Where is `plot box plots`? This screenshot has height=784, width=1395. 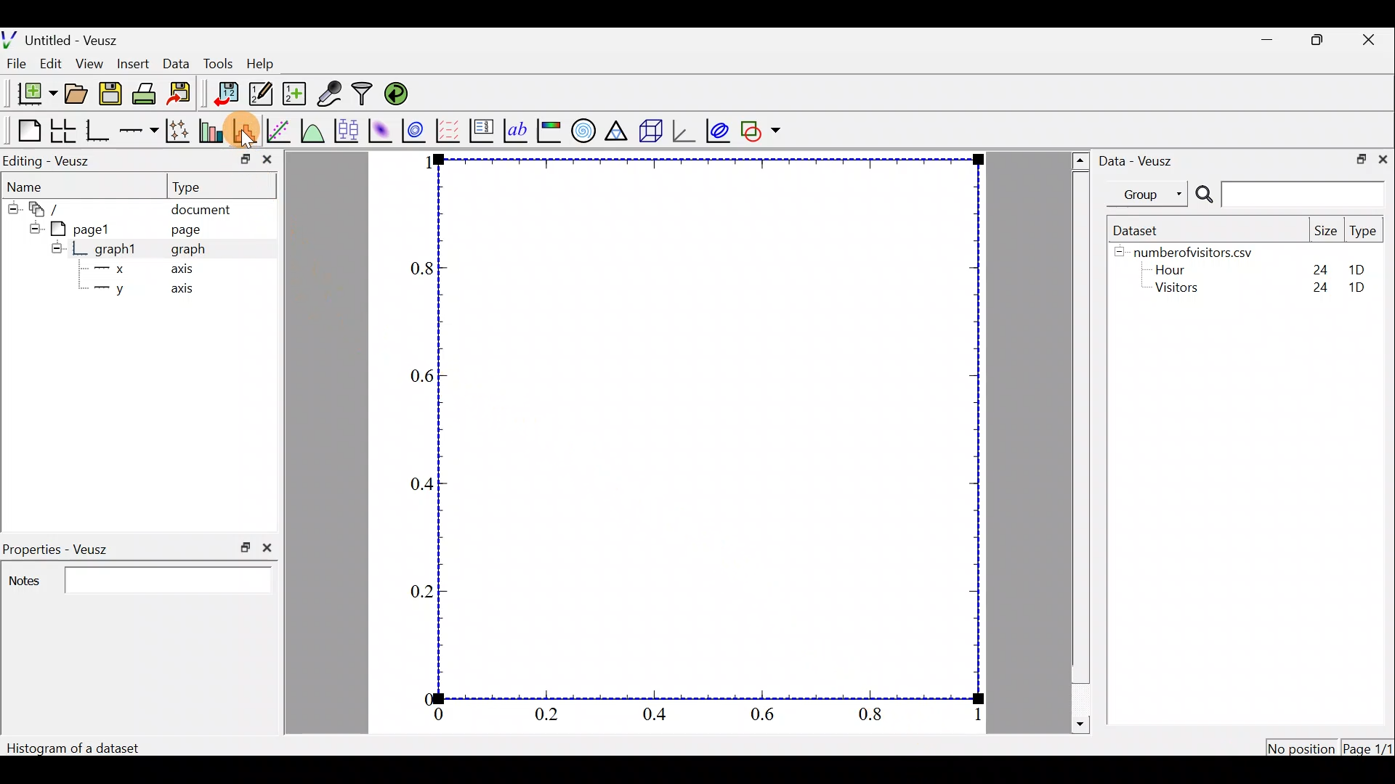 plot box plots is located at coordinates (349, 129).